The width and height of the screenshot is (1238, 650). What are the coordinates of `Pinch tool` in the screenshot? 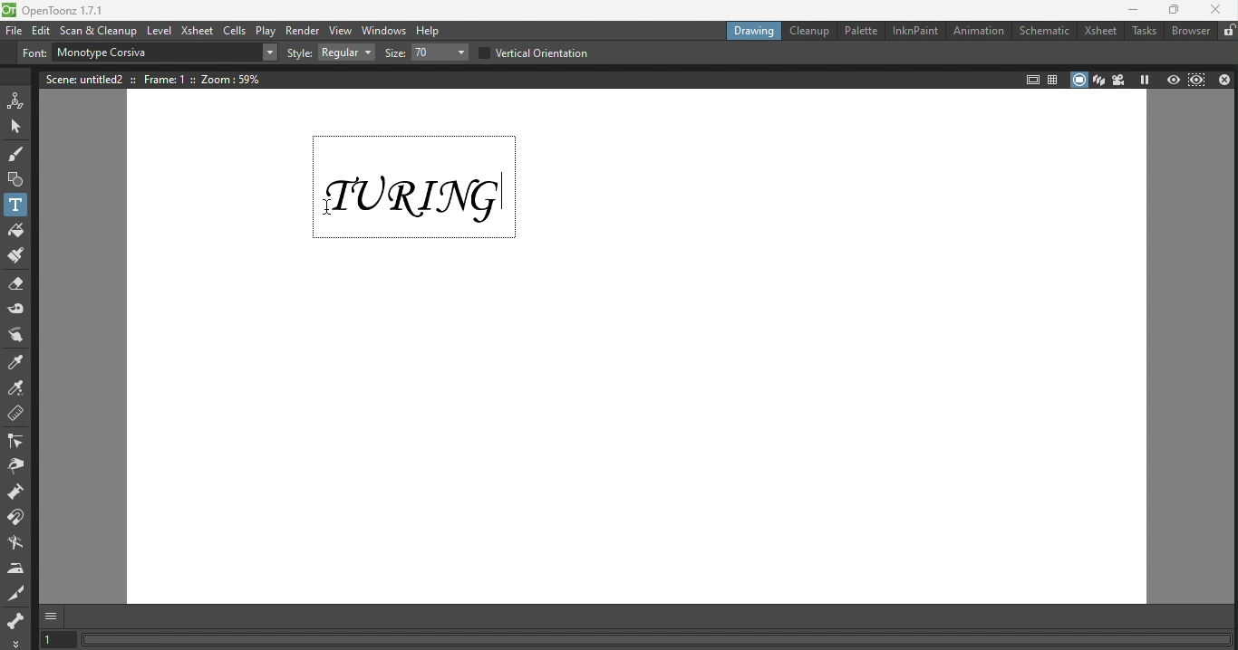 It's located at (15, 467).